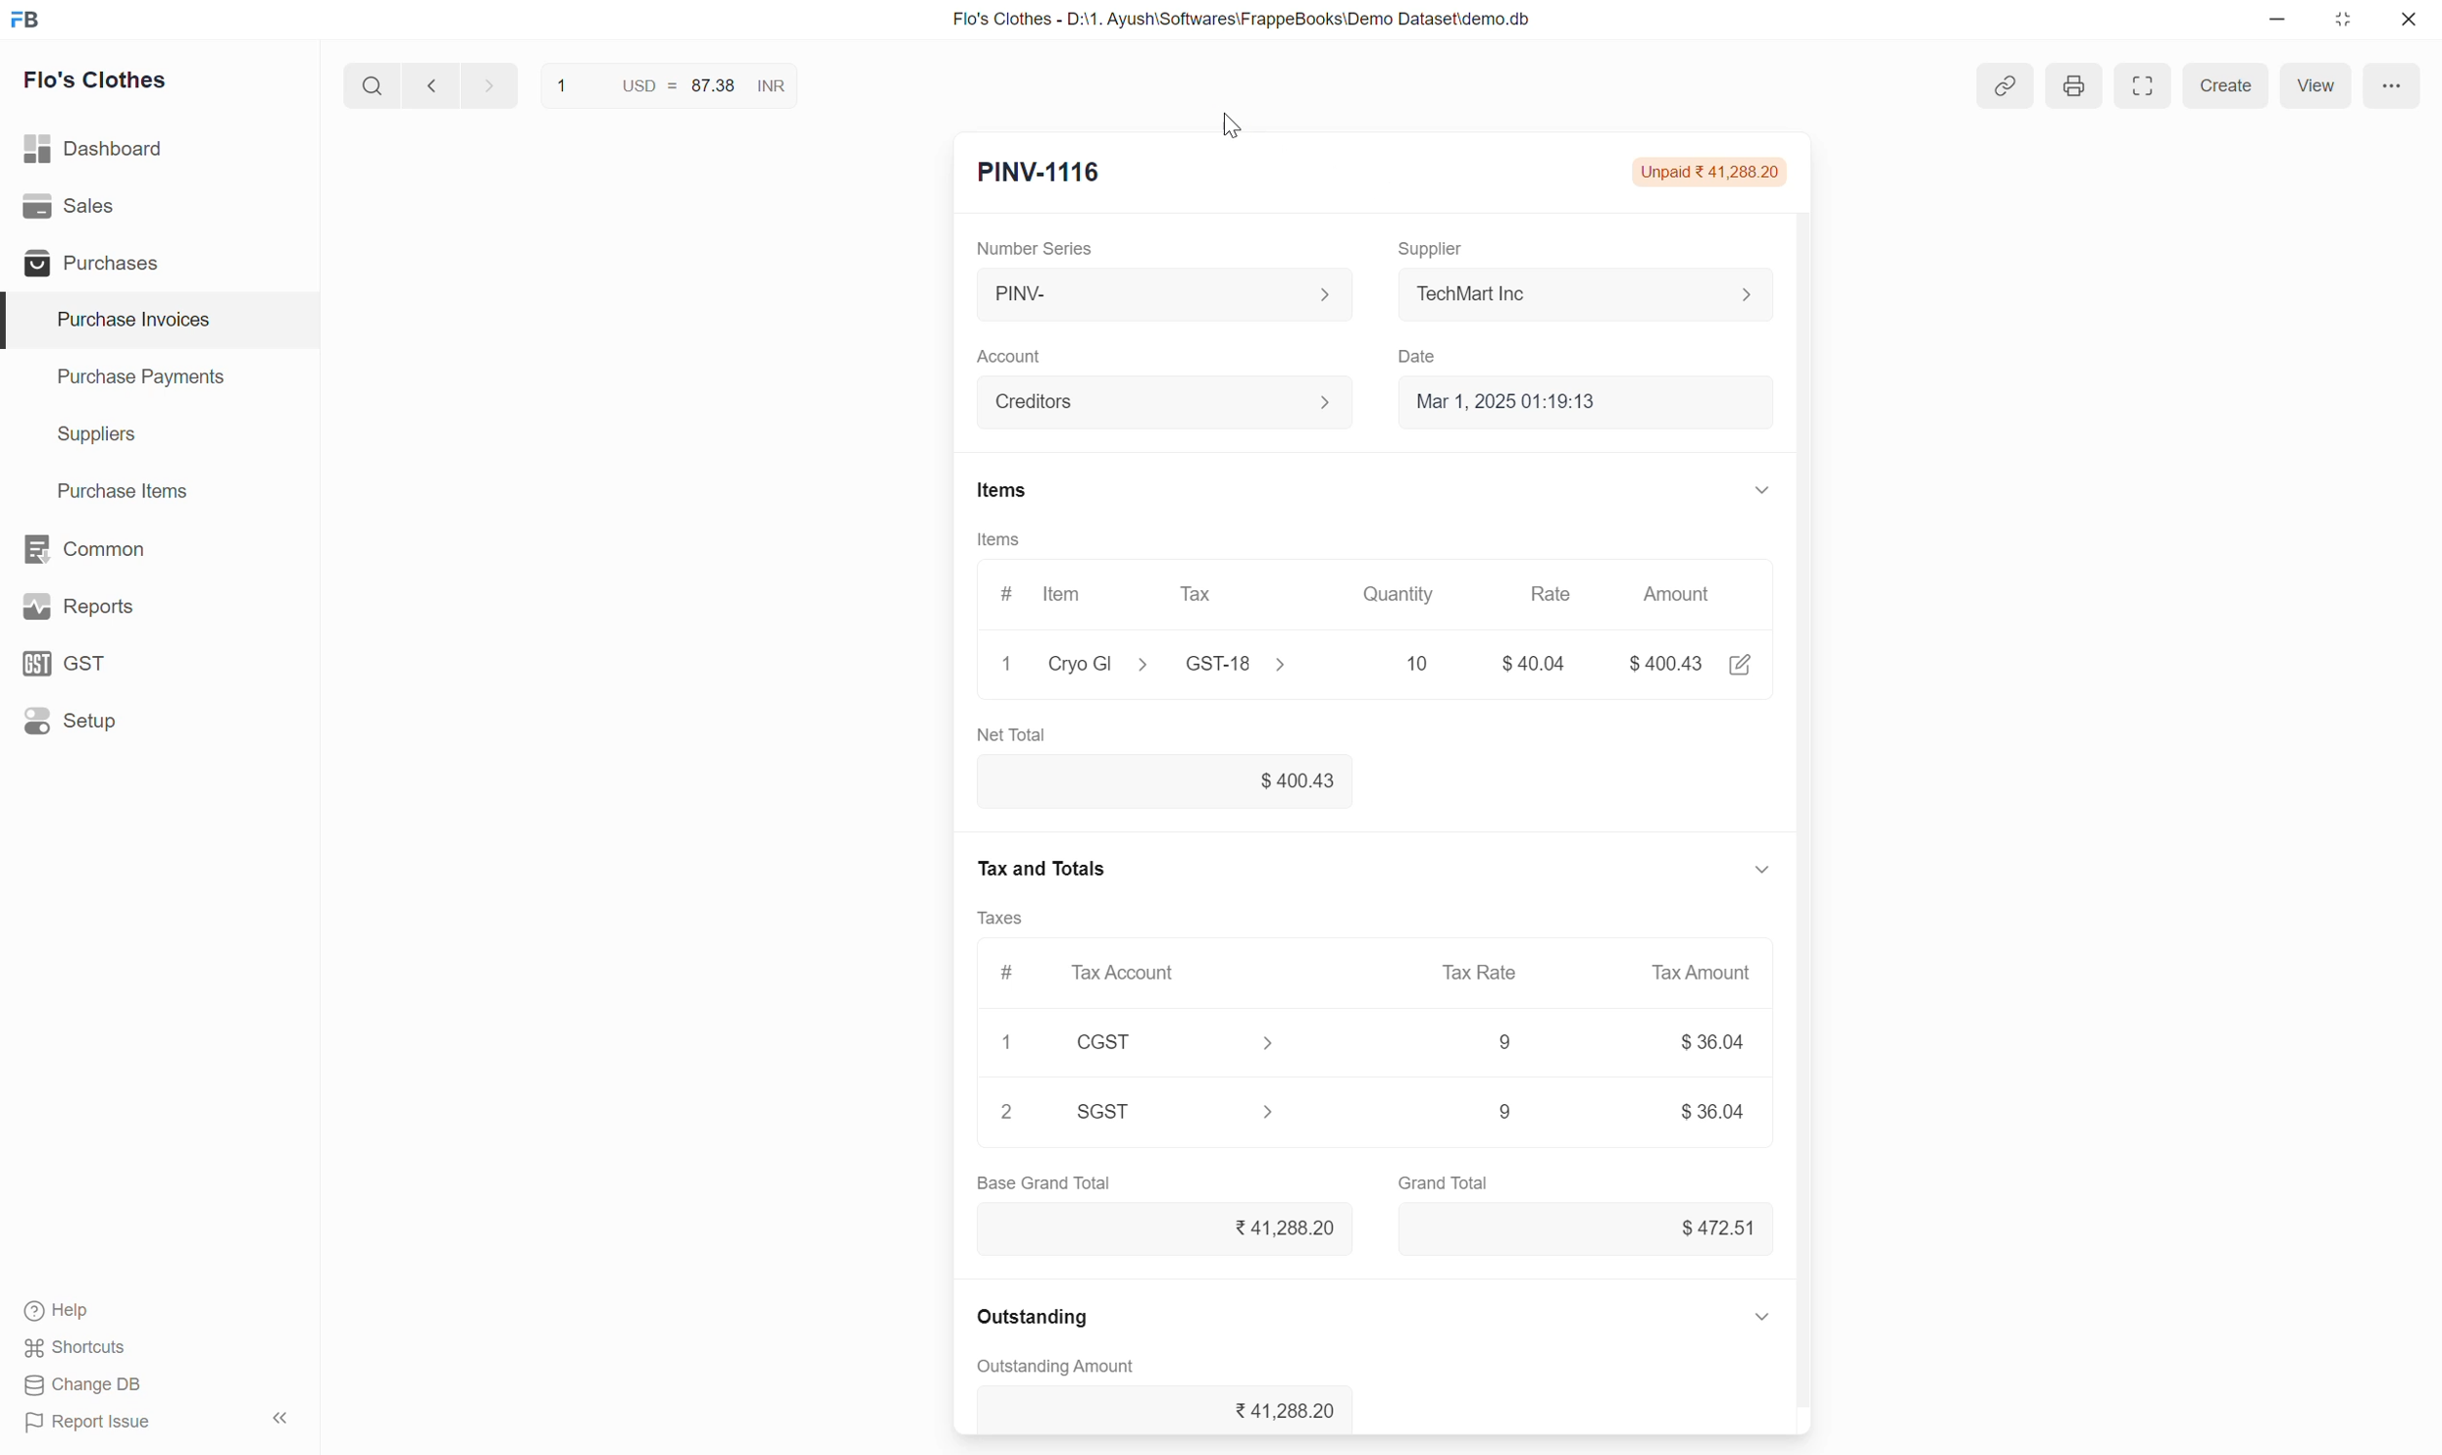  I want to click on Number Series, so click(1045, 246).